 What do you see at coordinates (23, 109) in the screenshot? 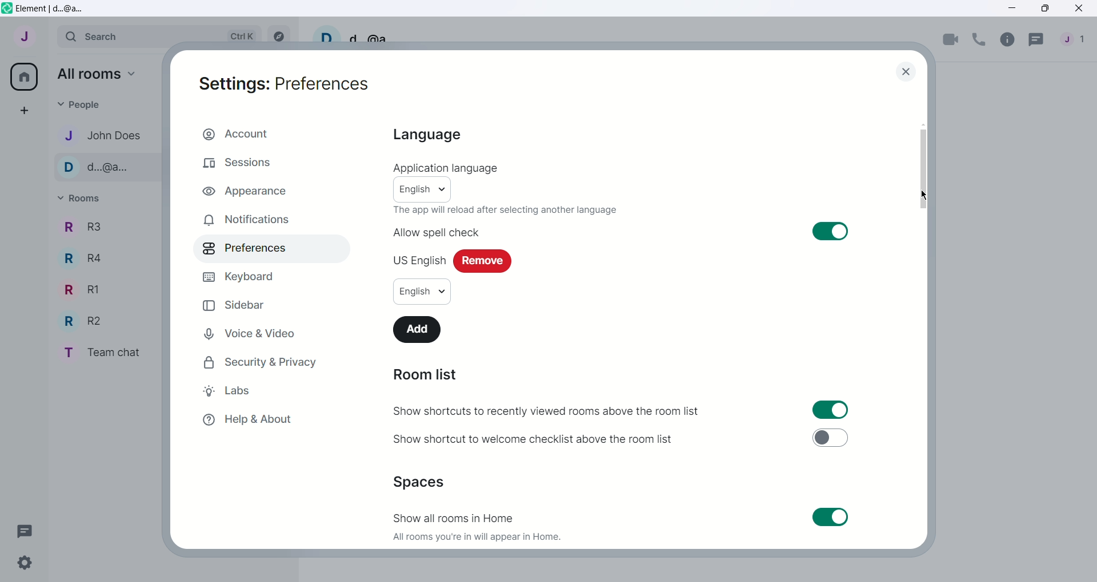
I see `Create a space` at bounding box center [23, 109].